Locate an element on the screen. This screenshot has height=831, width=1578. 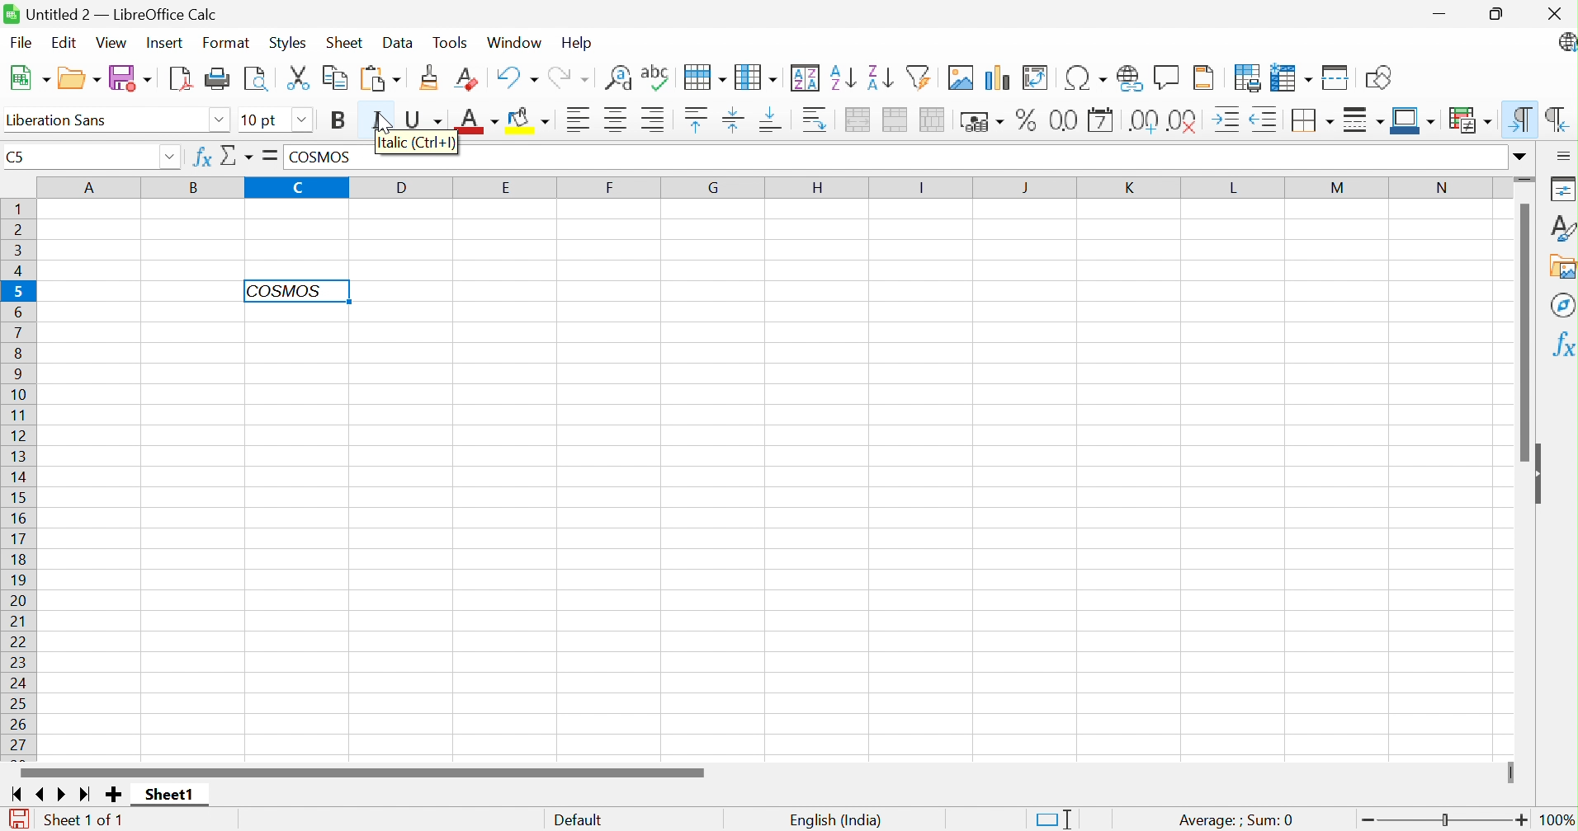
Align vertically is located at coordinates (732, 119).